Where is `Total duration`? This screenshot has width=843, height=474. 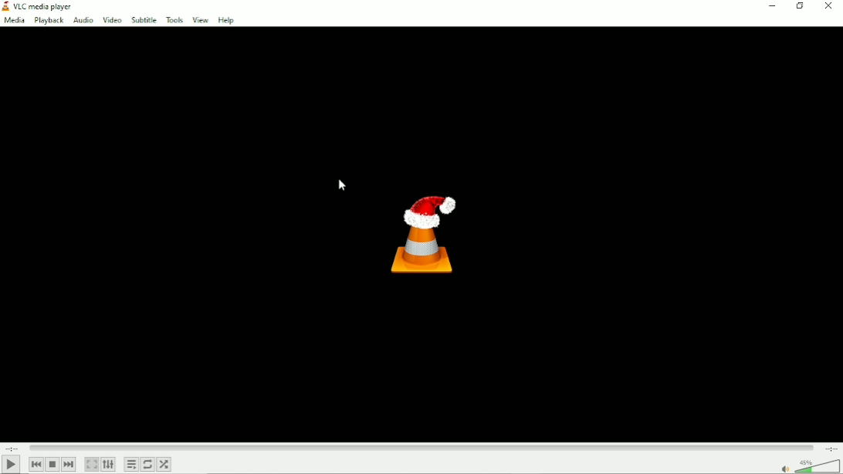
Total duration is located at coordinates (831, 449).